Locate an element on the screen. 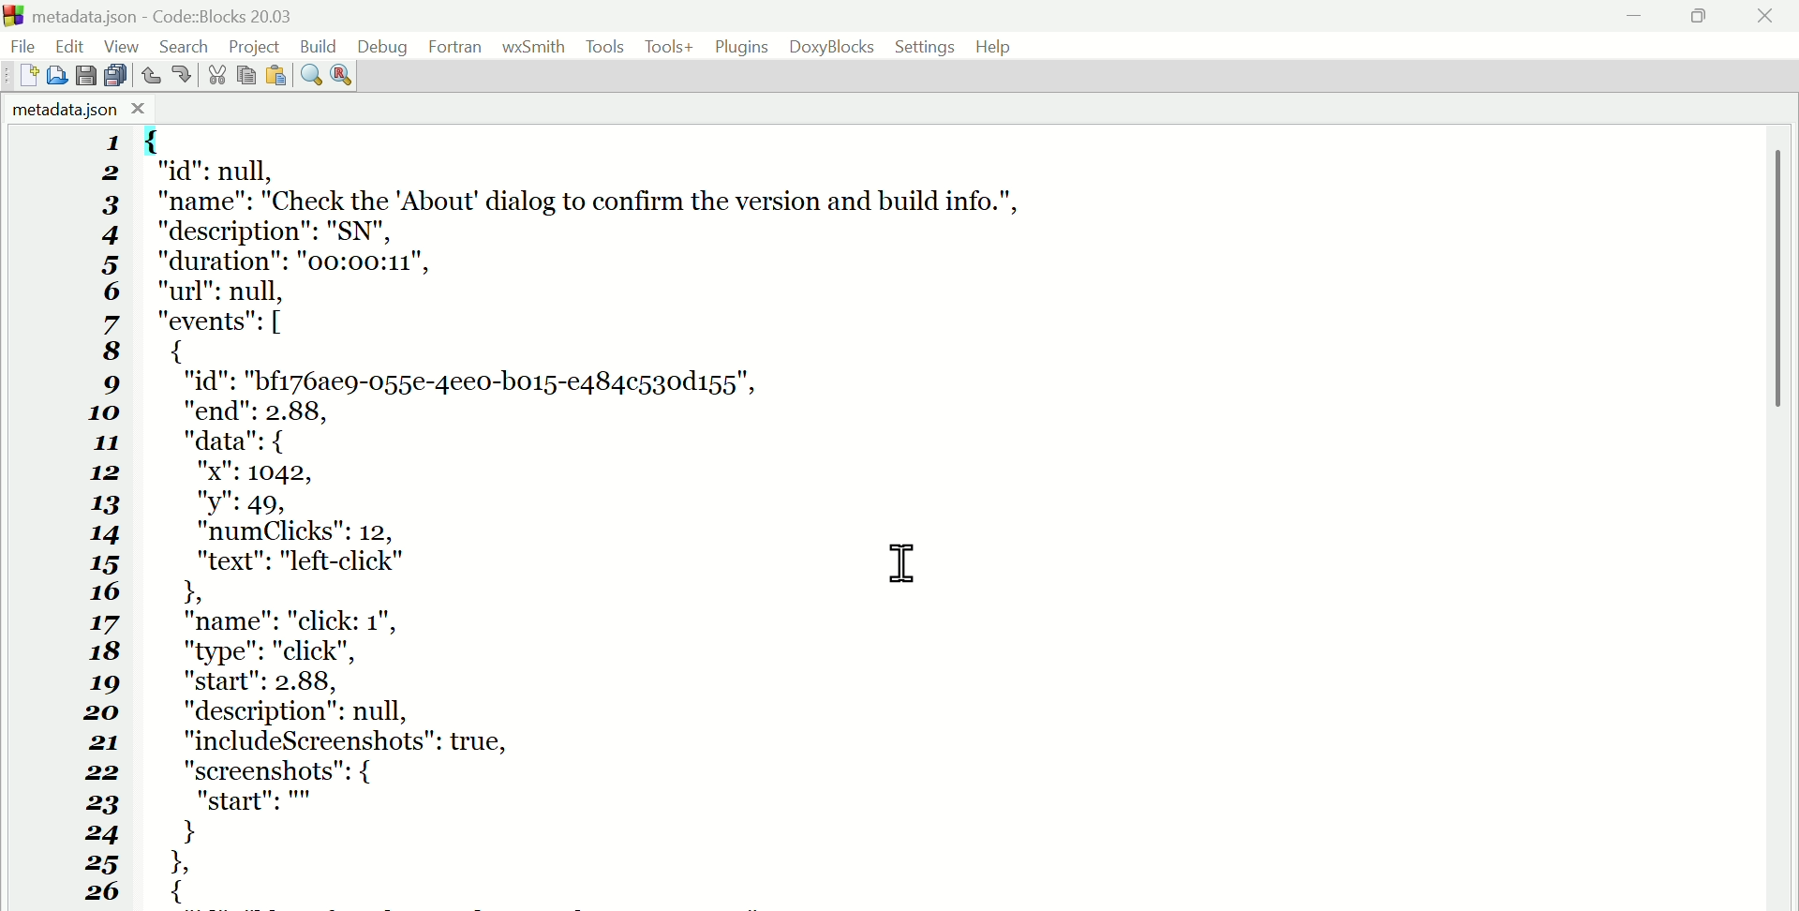 This screenshot has width=1799, height=911. Replace is located at coordinates (341, 73).